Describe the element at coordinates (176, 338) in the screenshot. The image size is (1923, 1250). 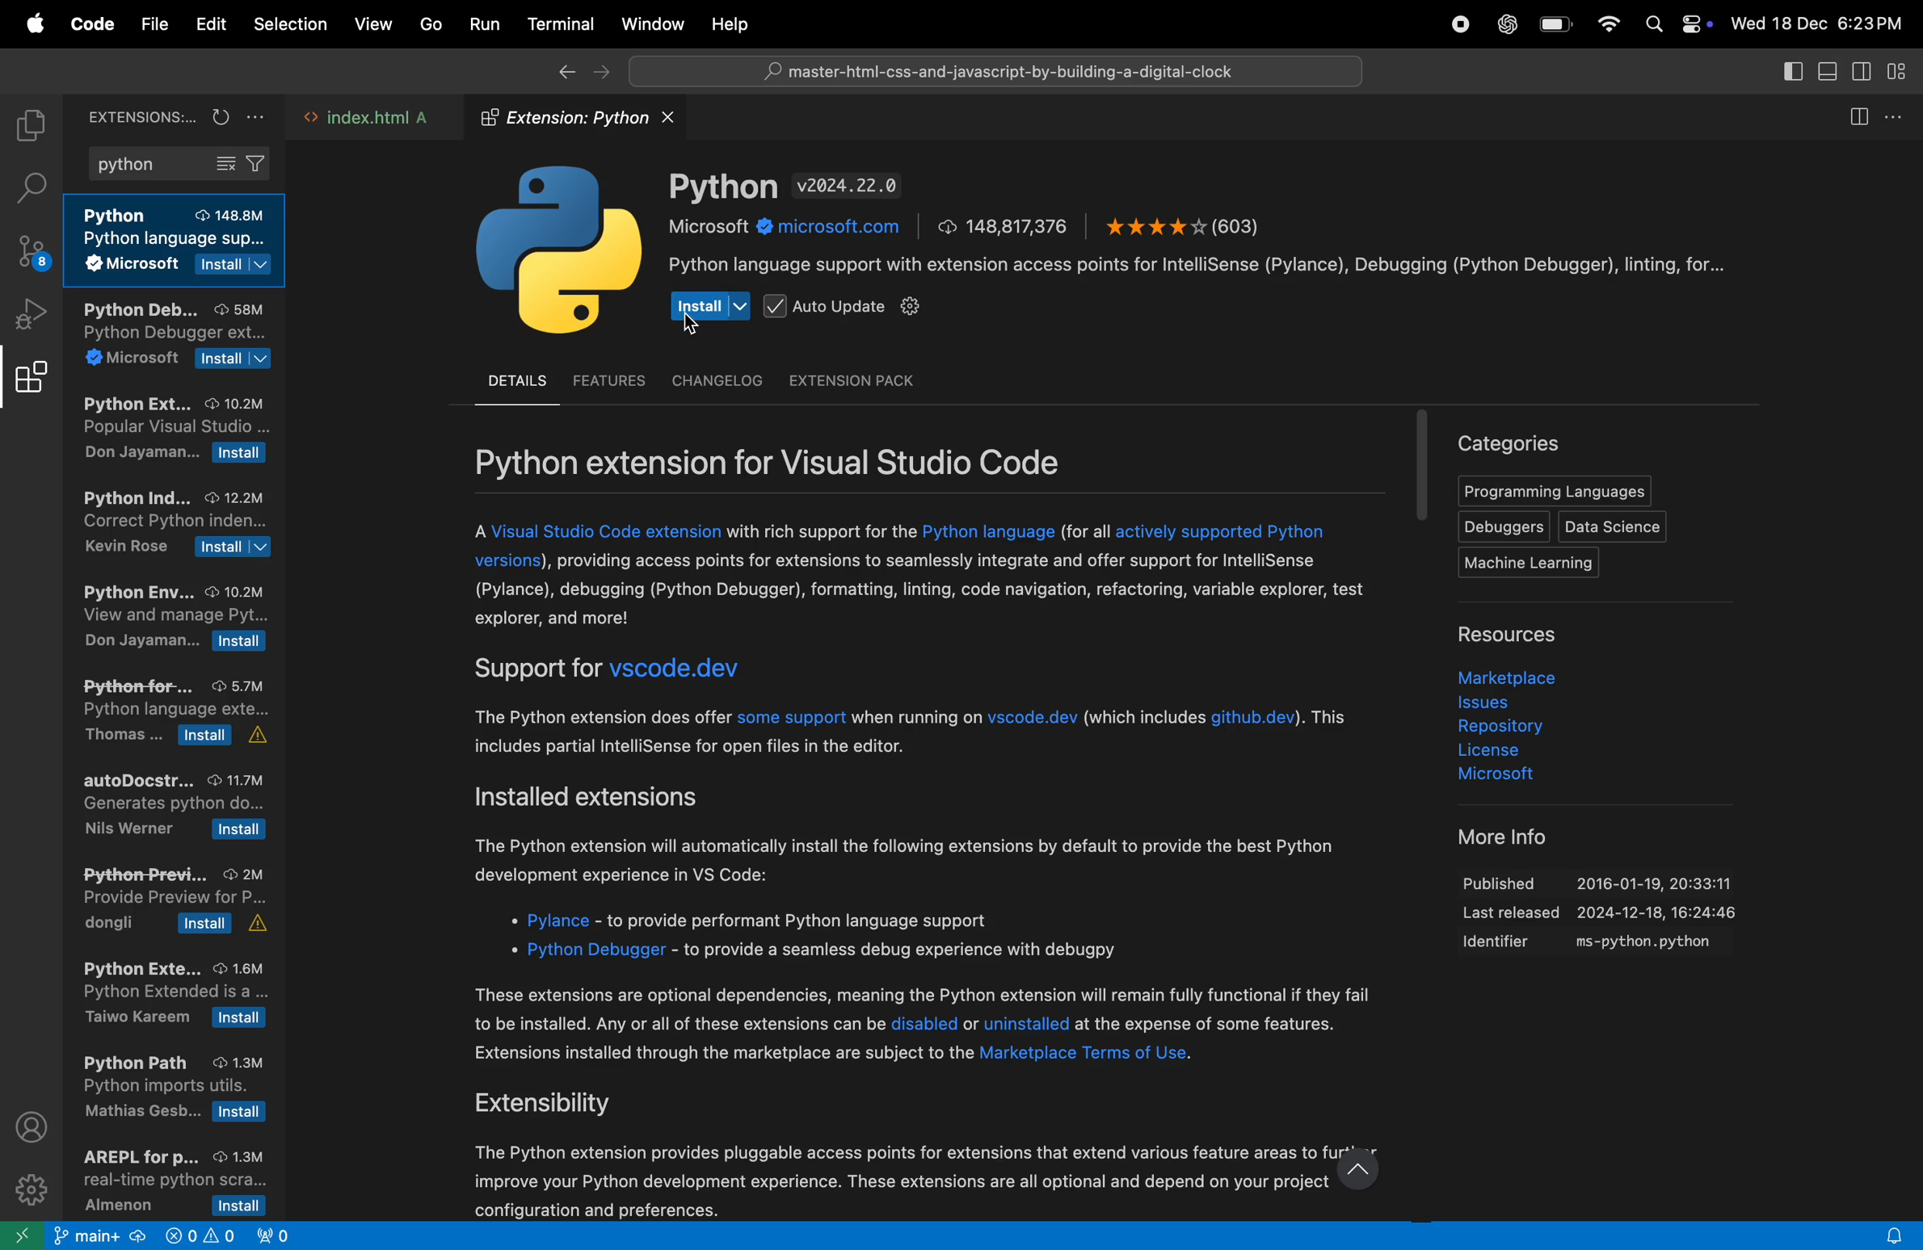
I see `python development` at that location.